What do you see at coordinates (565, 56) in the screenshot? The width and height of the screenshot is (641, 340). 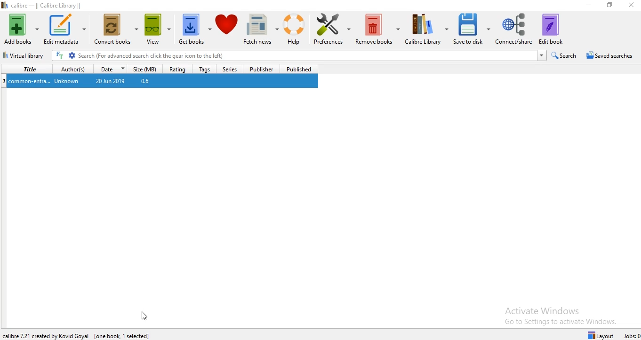 I see `Search` at bounding box center [565, 56].